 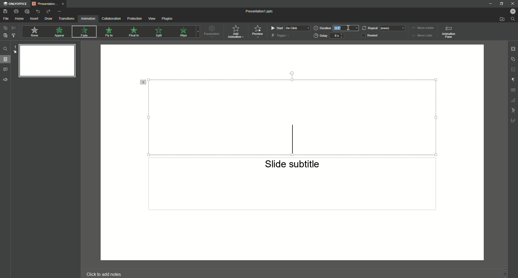 I want to click on Profile, so click(x=512, y=11).